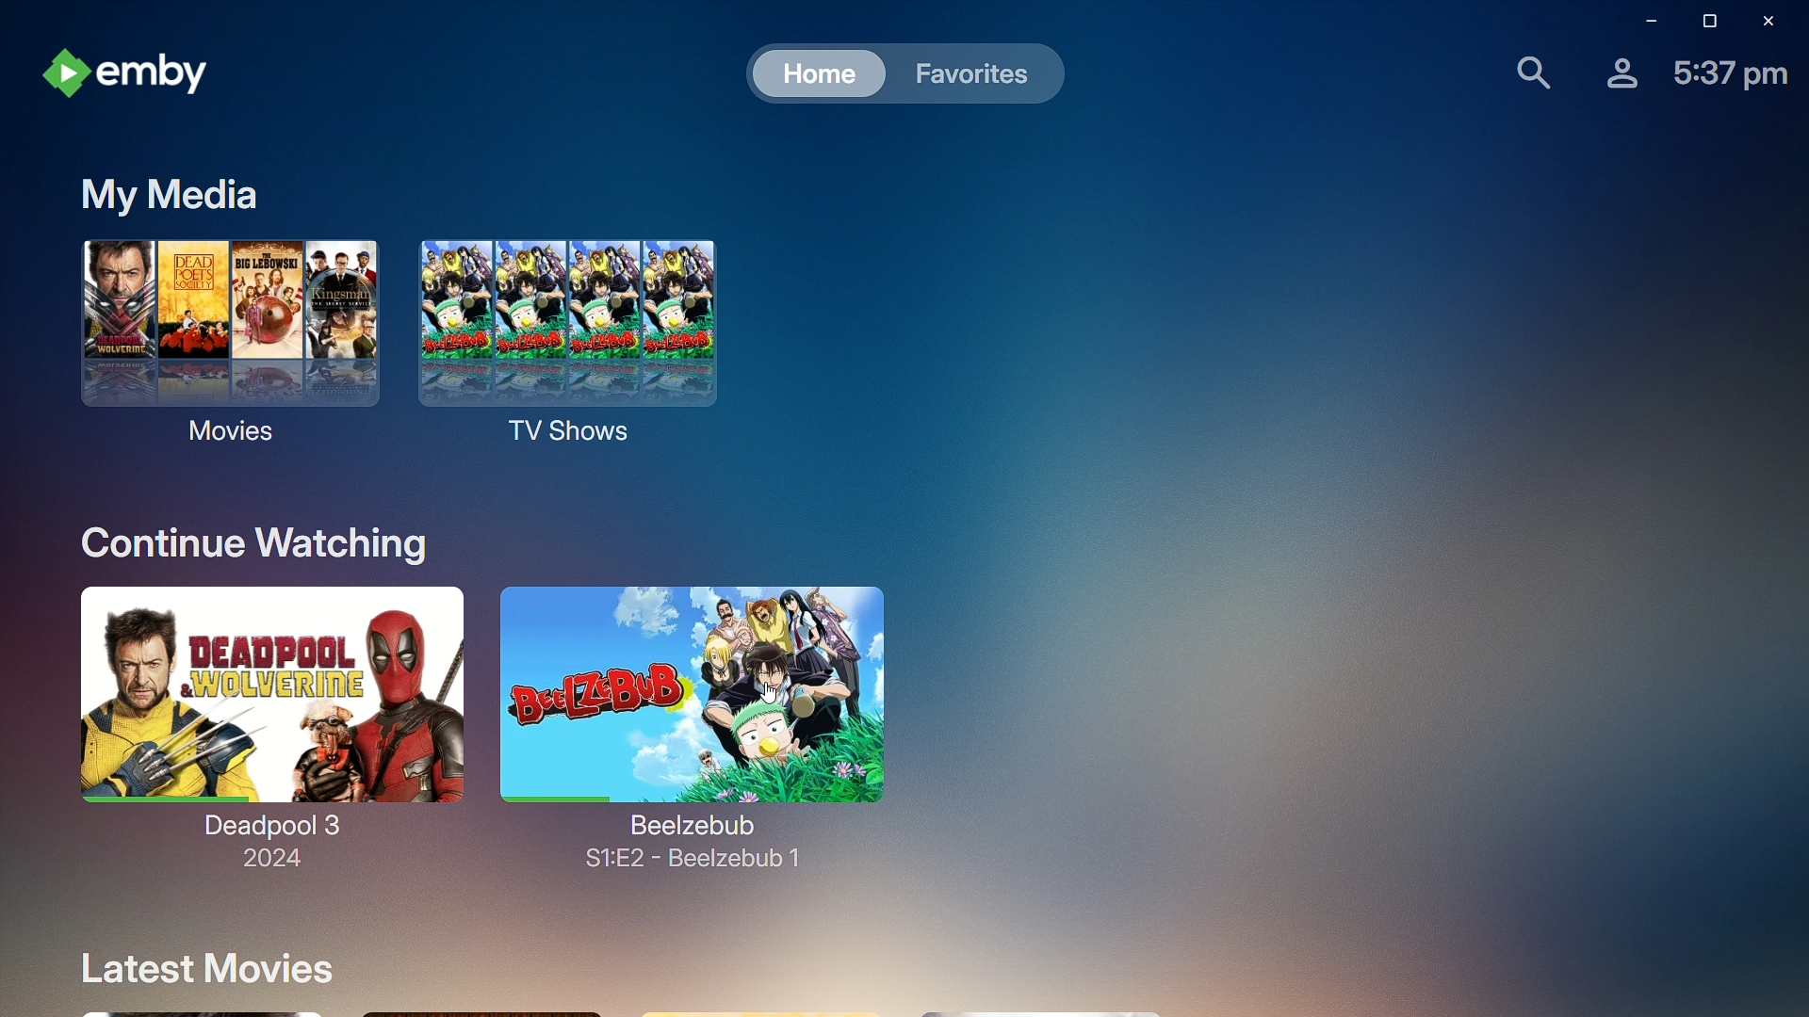 Image resolution: width=1809 pixels, height=1017 pixels. Describe the element at coordinates (177, 191) in the screenshot. I see `My Media` at that location.